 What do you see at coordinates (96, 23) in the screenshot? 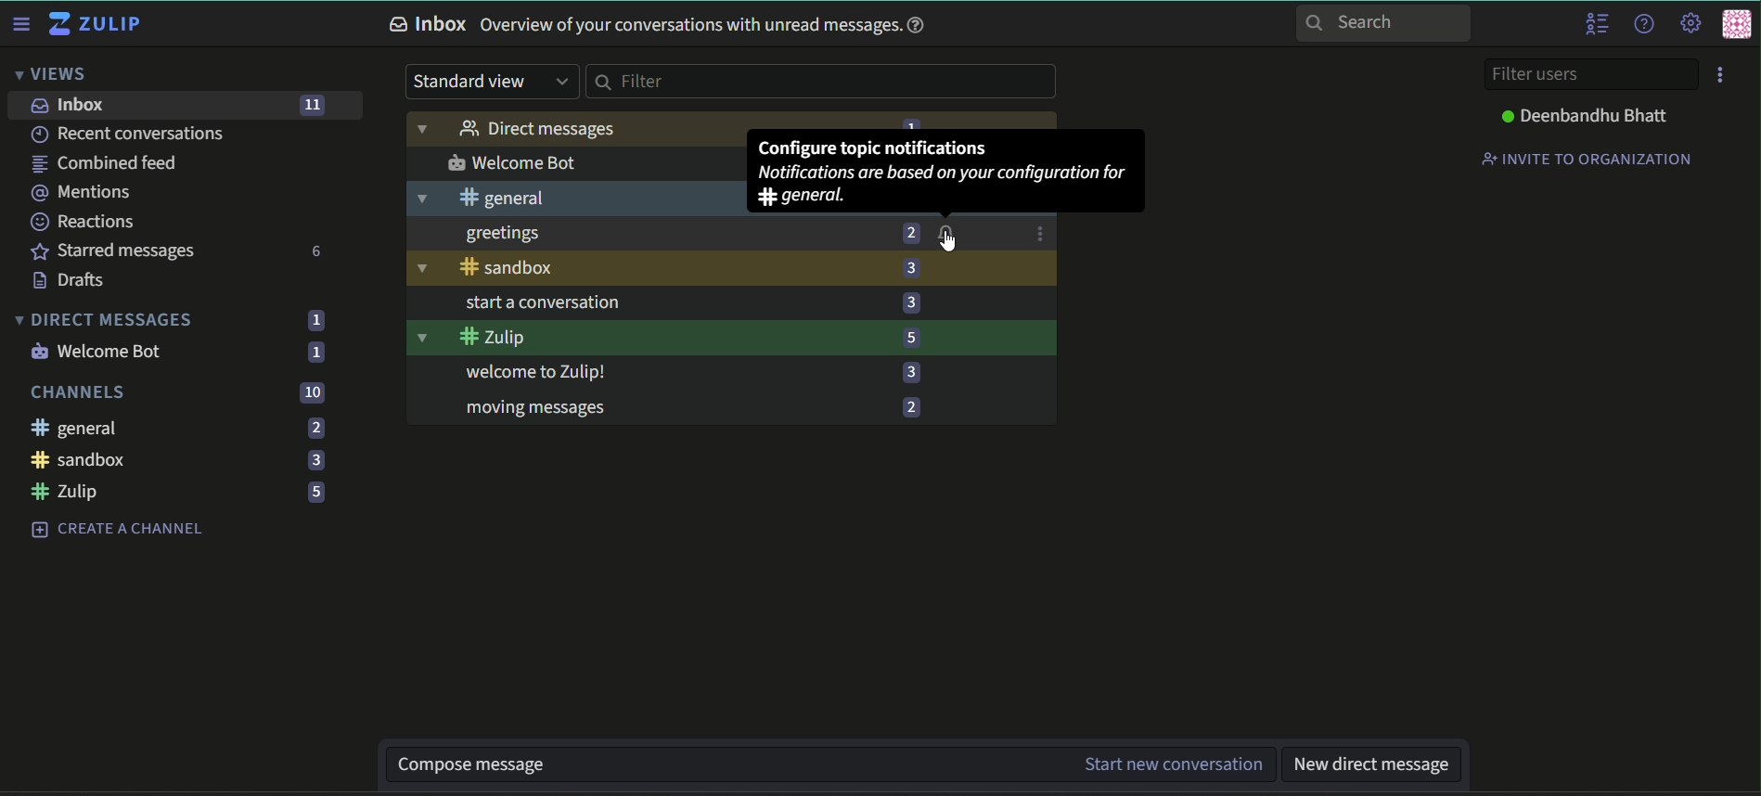
I see `Title and logo` at bounding box center [96, 23].